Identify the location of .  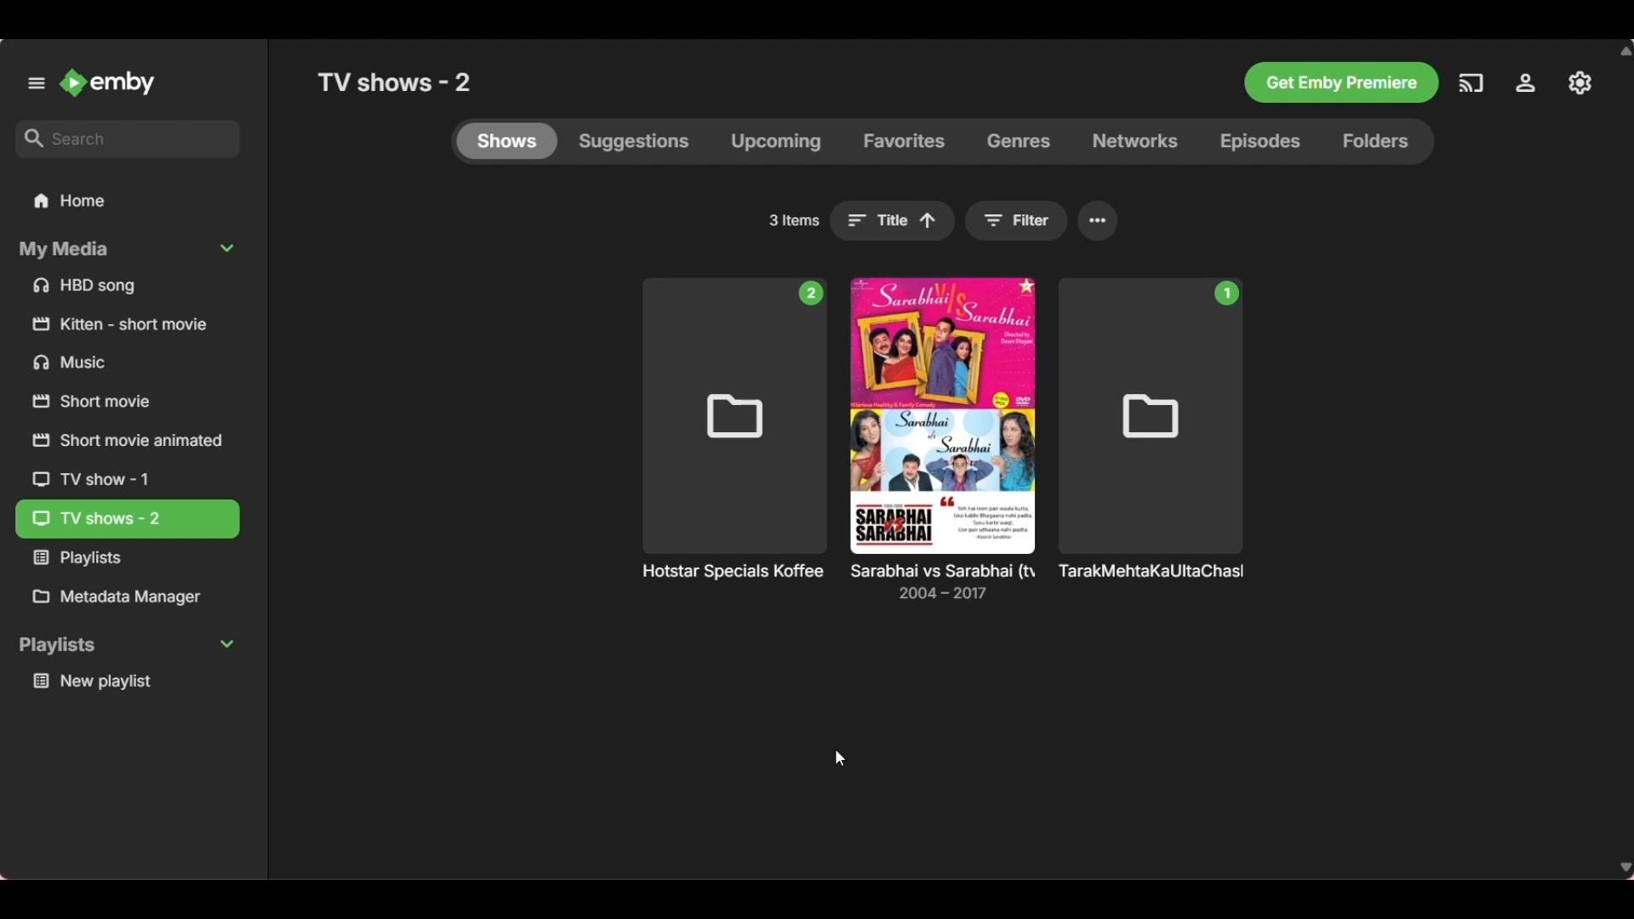
(1531, 83).